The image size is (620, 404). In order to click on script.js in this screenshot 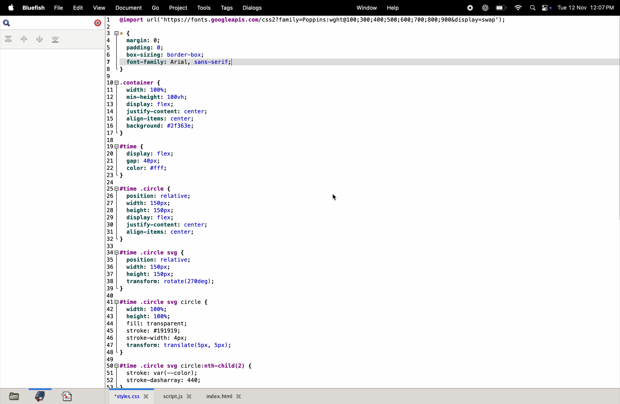, I will do `click(178, 396)`.